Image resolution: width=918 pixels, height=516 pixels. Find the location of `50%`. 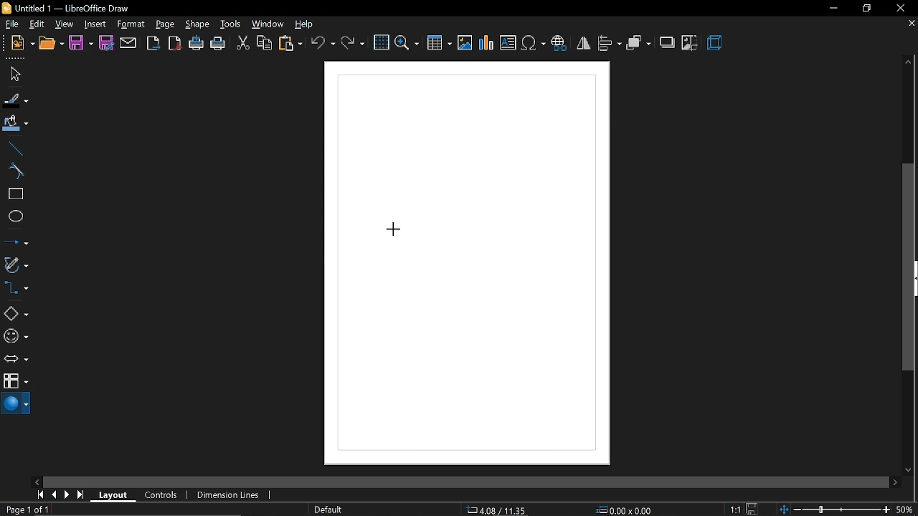

50% is located at coordinates (907, 509).